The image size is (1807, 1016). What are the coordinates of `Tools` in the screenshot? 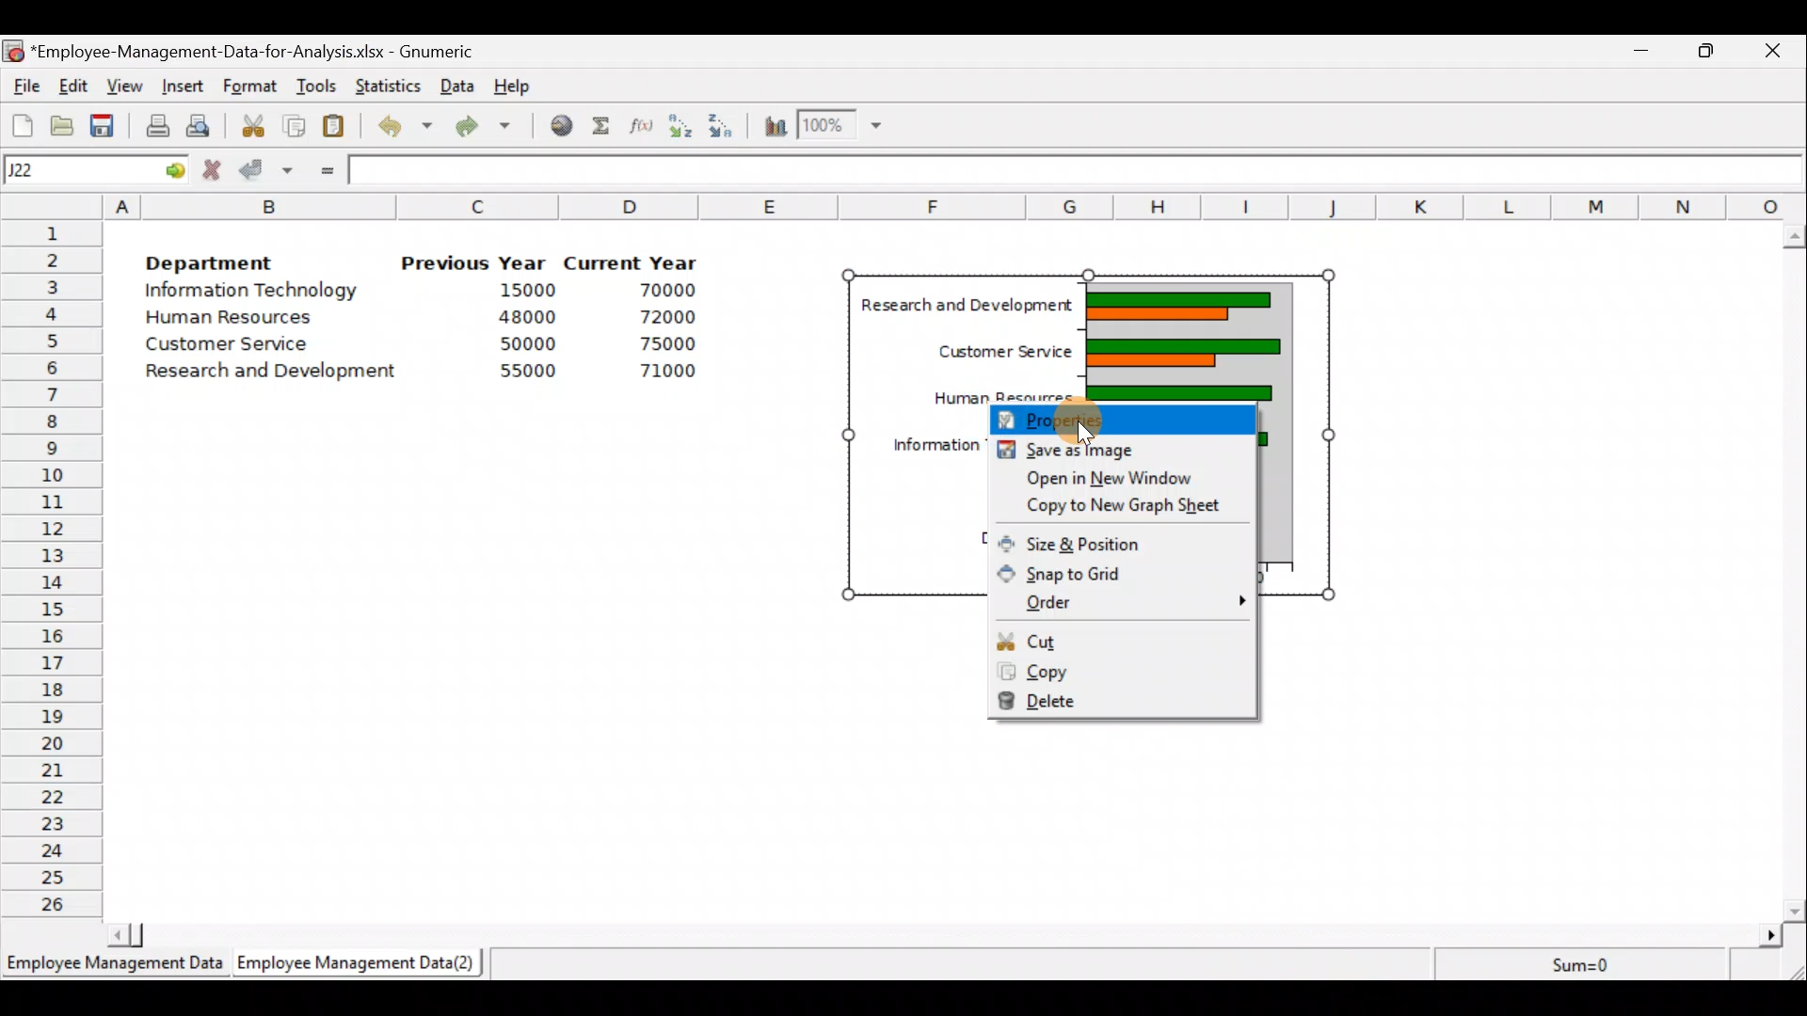 It's located at (316, 84).